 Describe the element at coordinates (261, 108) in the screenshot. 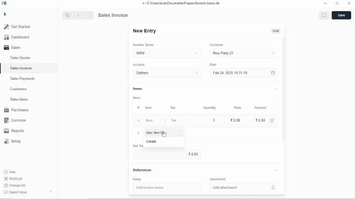

I see `Amount` at that location.